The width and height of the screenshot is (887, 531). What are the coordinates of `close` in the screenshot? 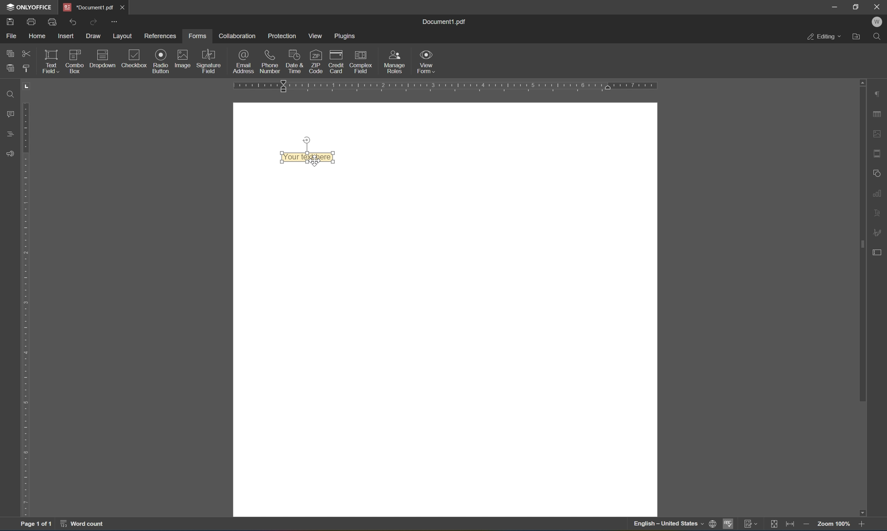 It's located at (121, 6).